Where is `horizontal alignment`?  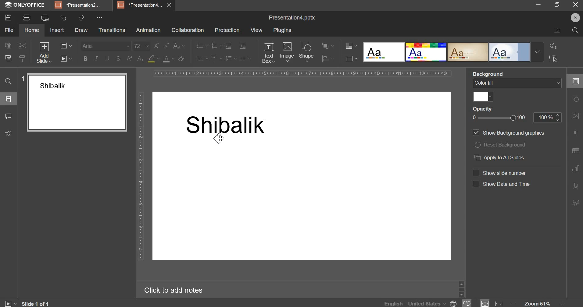 horizontal alignment is located at coordinates (202, 58).